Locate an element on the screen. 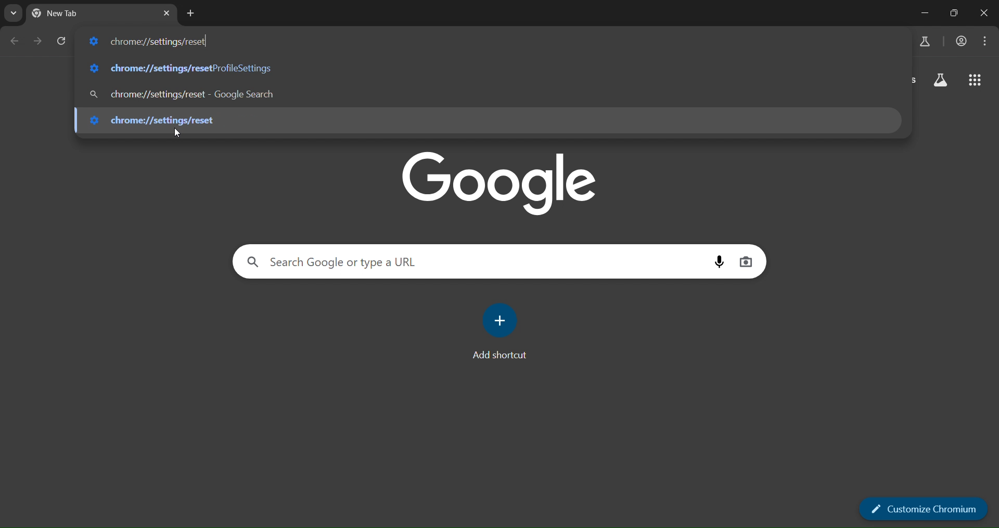  search labs is located at coordinates (941, 81).